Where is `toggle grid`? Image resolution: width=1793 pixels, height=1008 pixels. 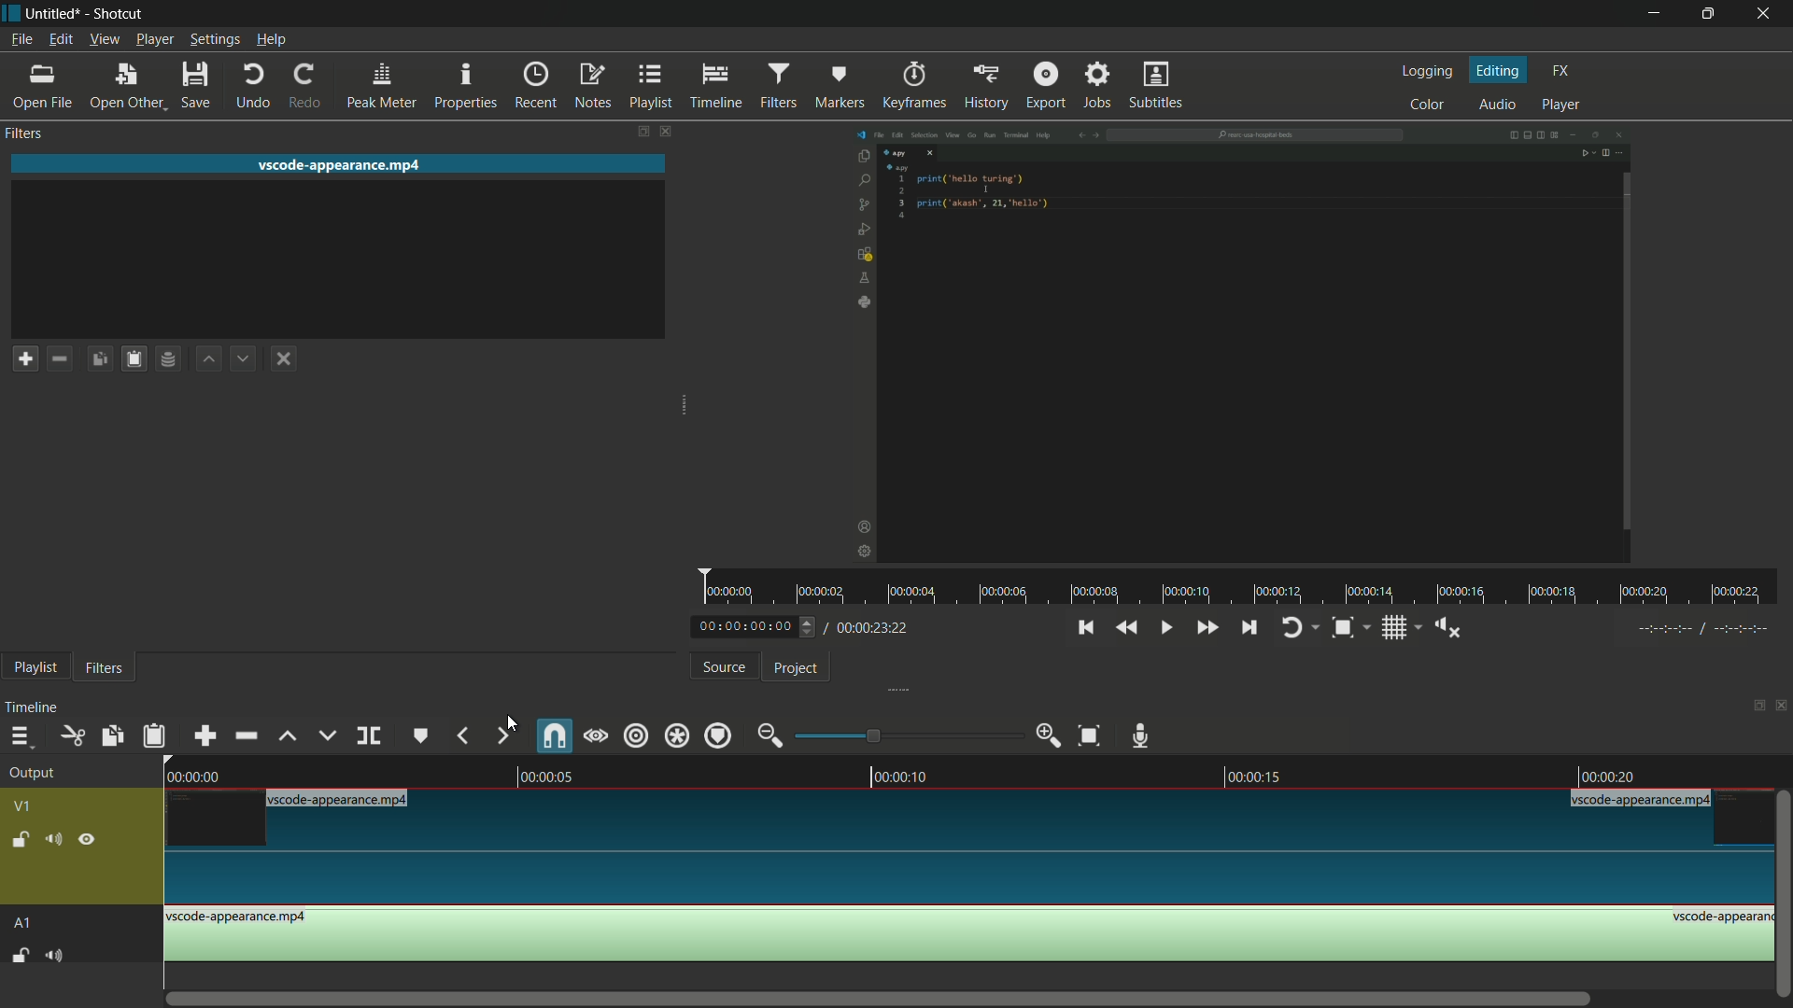 toggle grid is located at coordinates (1392, 628).